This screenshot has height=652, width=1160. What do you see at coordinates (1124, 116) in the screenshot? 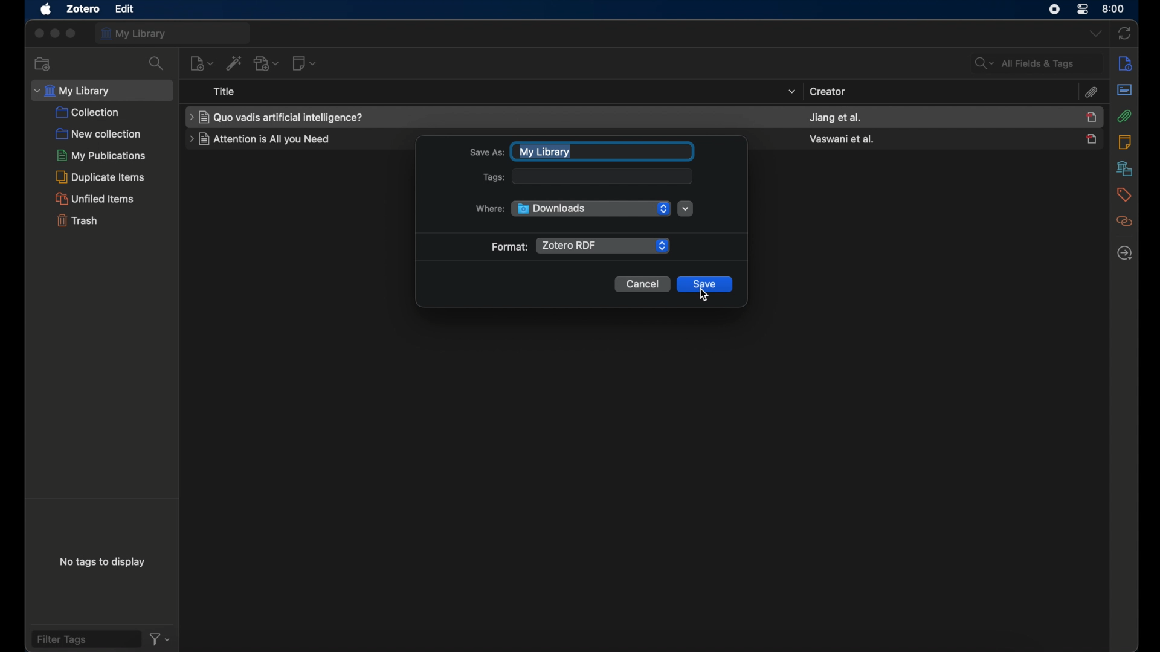
I see `attachments` at bounding box center [1124, 116].